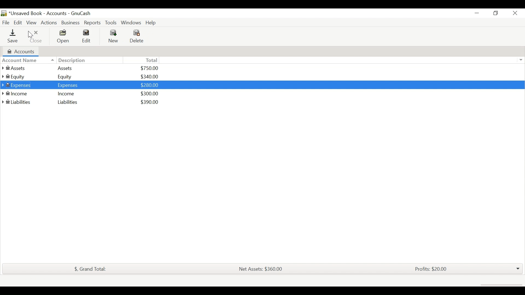  I want to click on $390.00, so click(149, 102).